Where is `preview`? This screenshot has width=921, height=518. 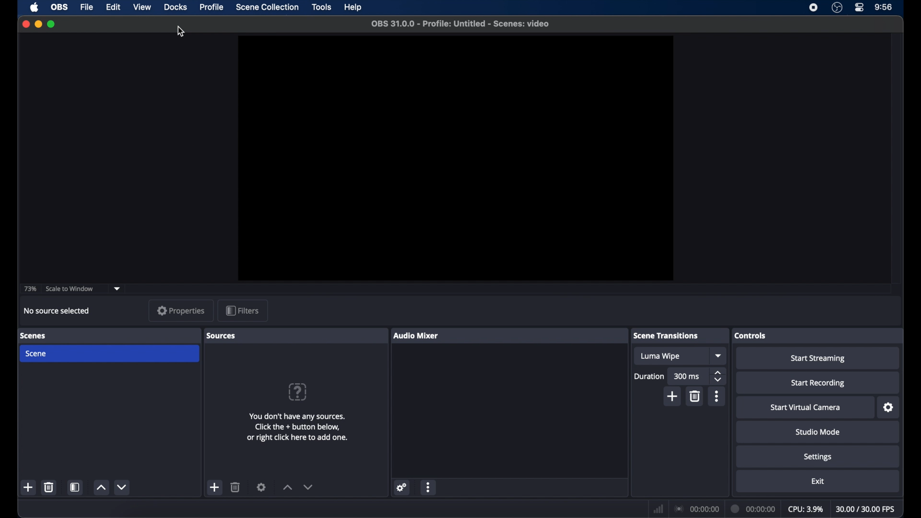 preview is located at coordinates (455, 158).